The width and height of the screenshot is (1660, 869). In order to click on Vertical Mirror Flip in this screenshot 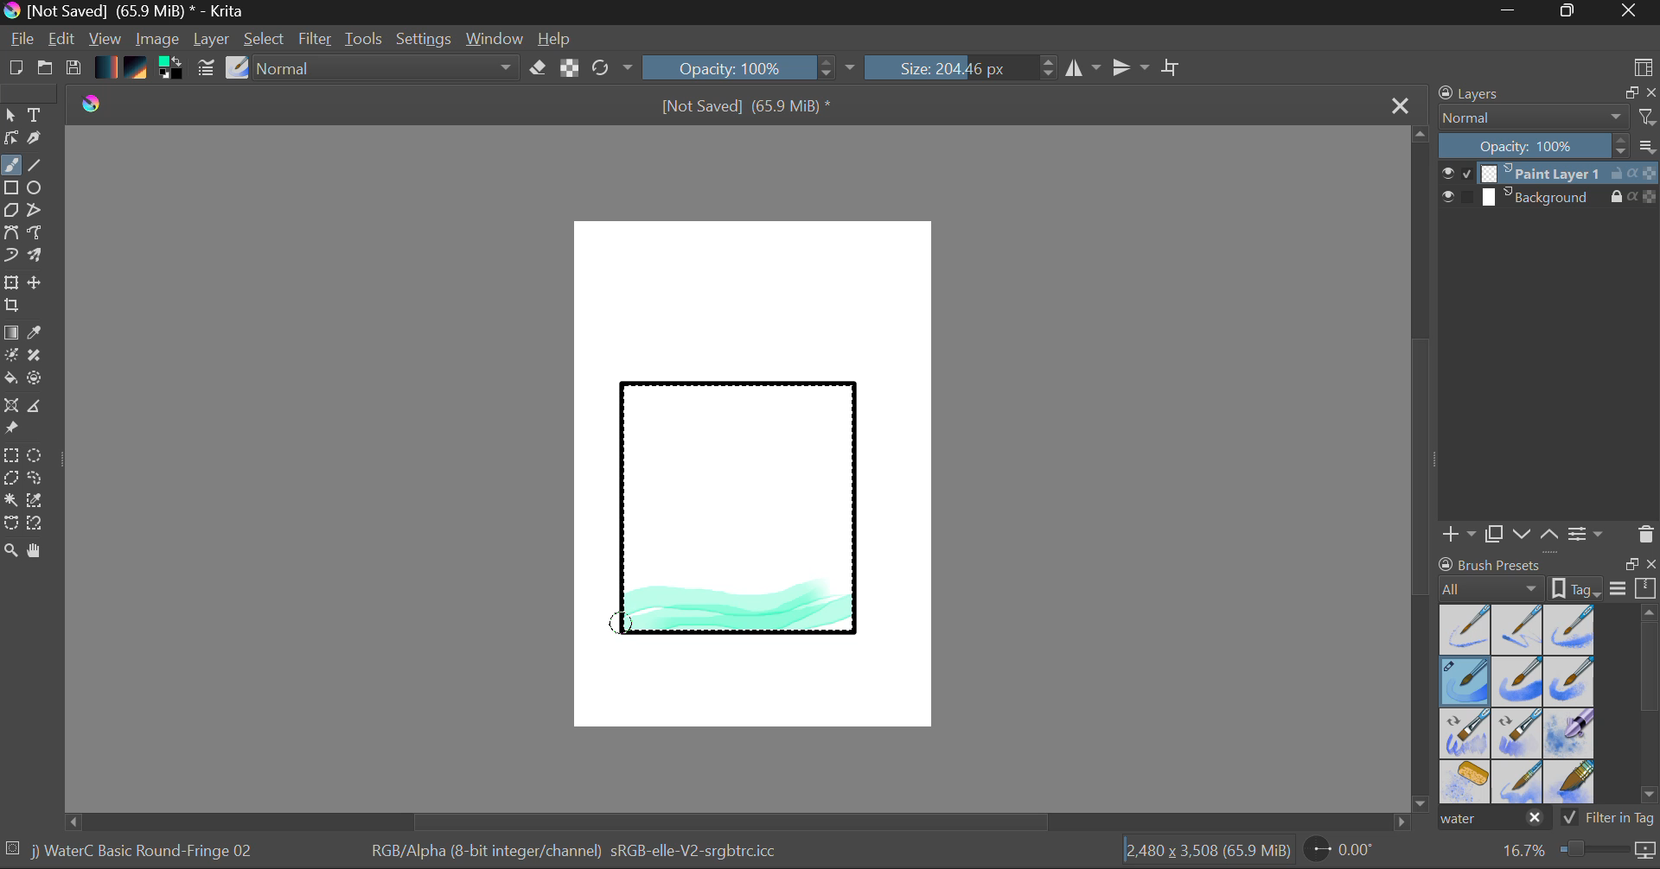, I will do `click(1082, 68)`.